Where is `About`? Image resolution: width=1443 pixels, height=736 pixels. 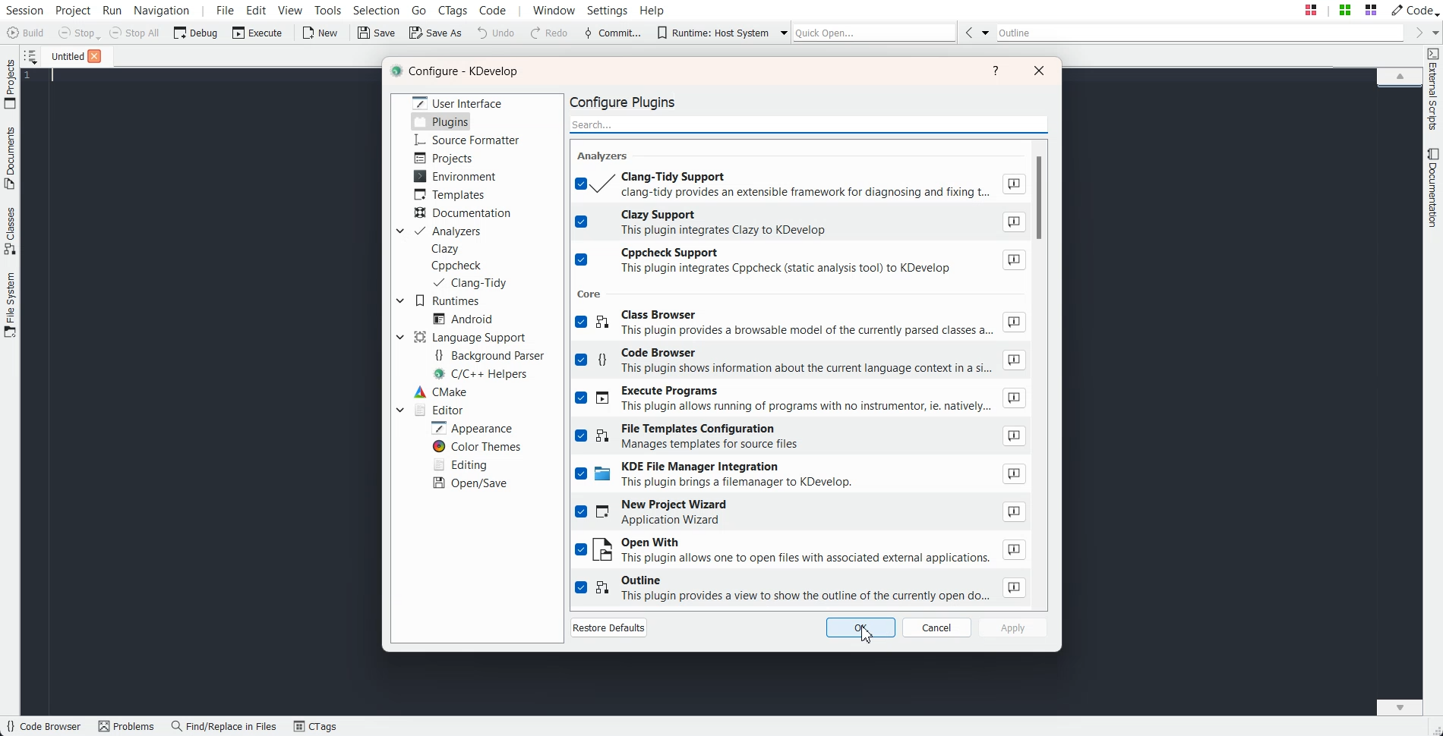
About is located at coordinates (1015, 474).